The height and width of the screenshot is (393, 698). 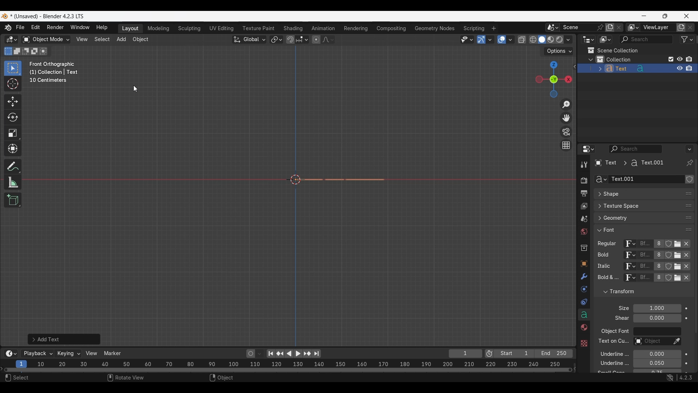 I want to click on Font size, so click(x=658, y=309).